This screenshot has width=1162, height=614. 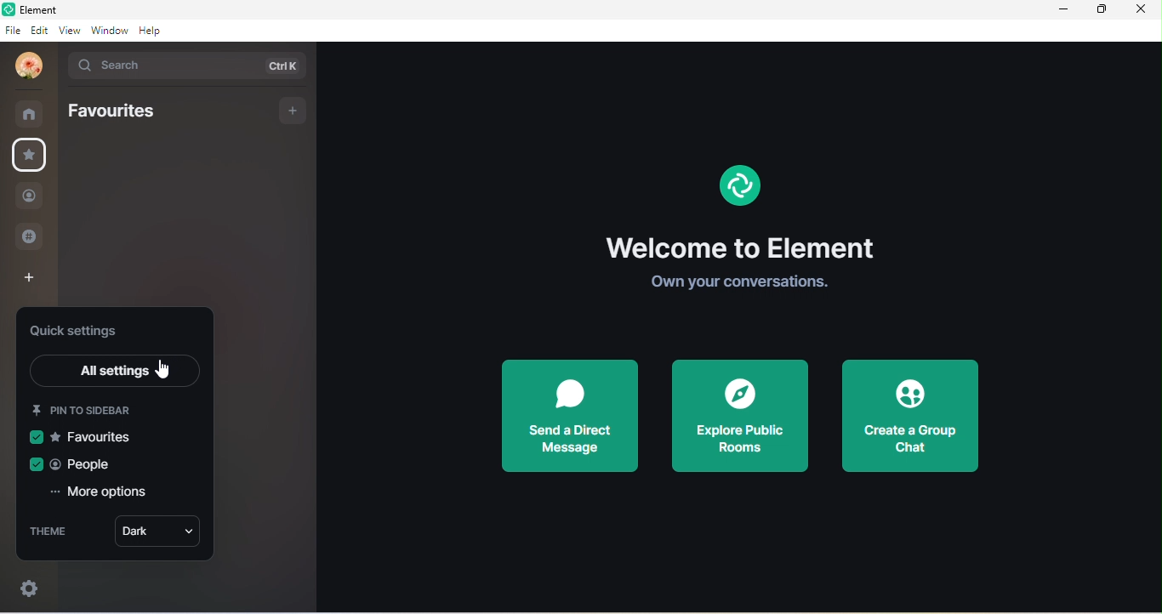 I want to click on edit, so click(x=39, y=31).